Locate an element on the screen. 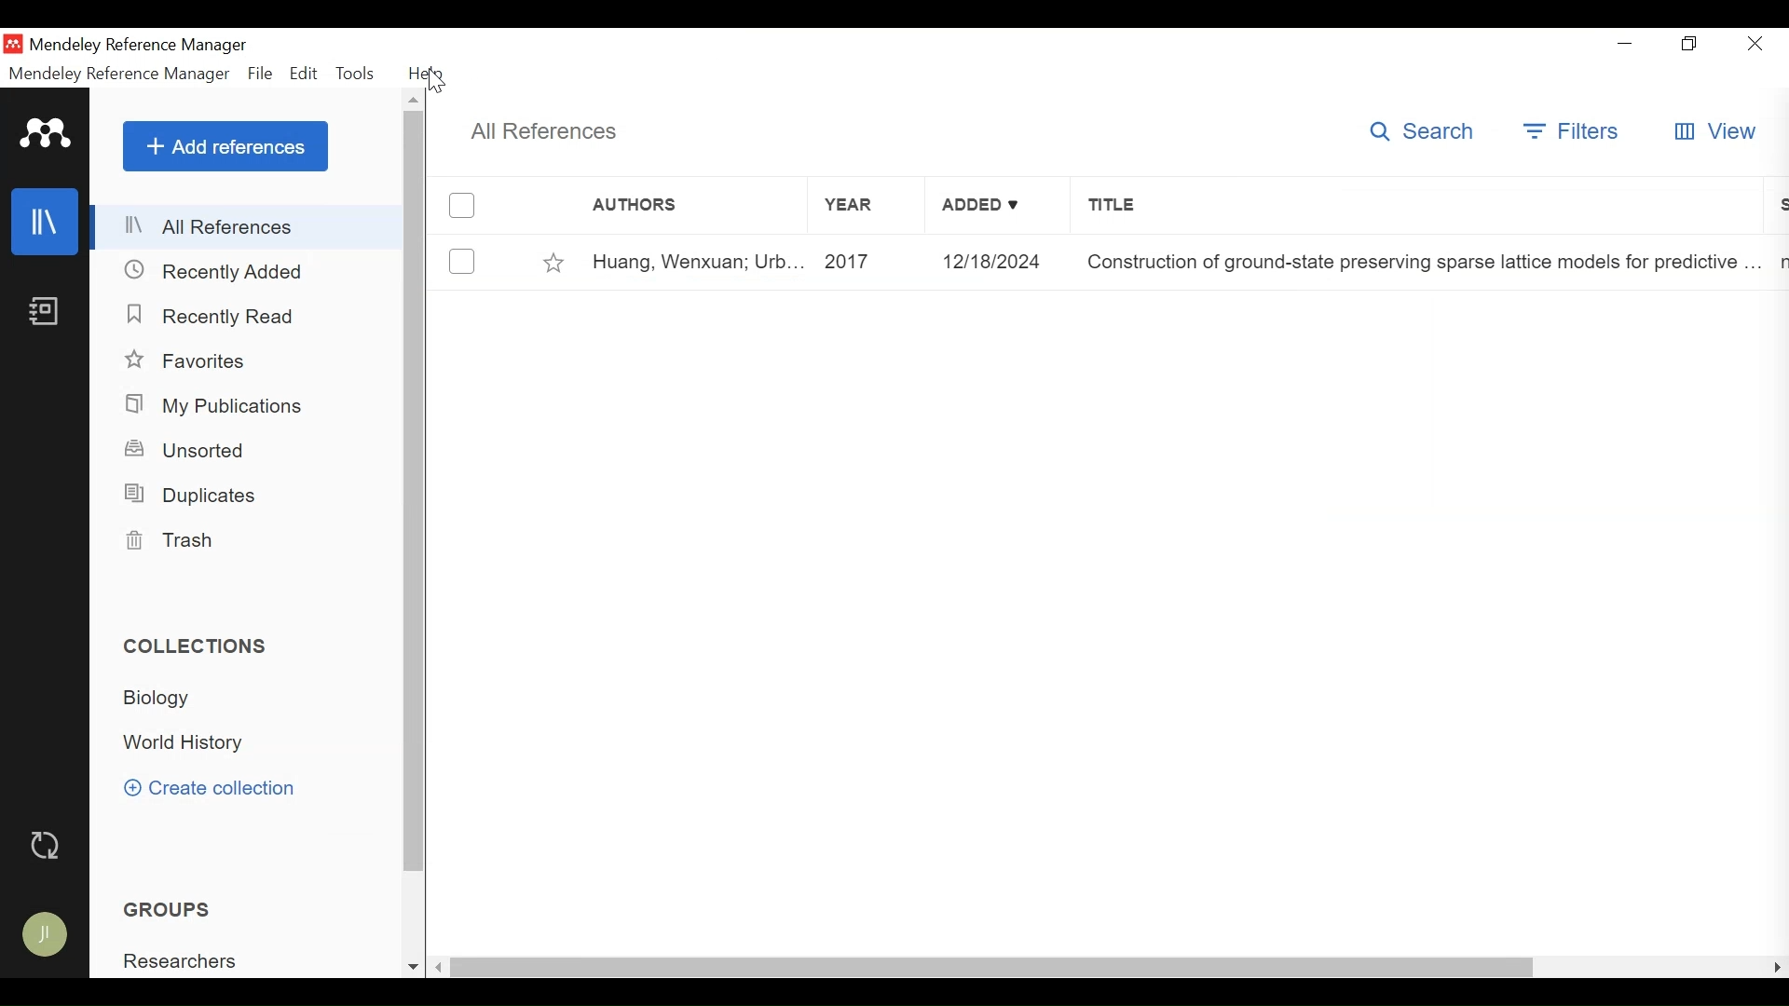 The image size is (1789, 1006). Mendeley  is located at coordinates (43, 134).